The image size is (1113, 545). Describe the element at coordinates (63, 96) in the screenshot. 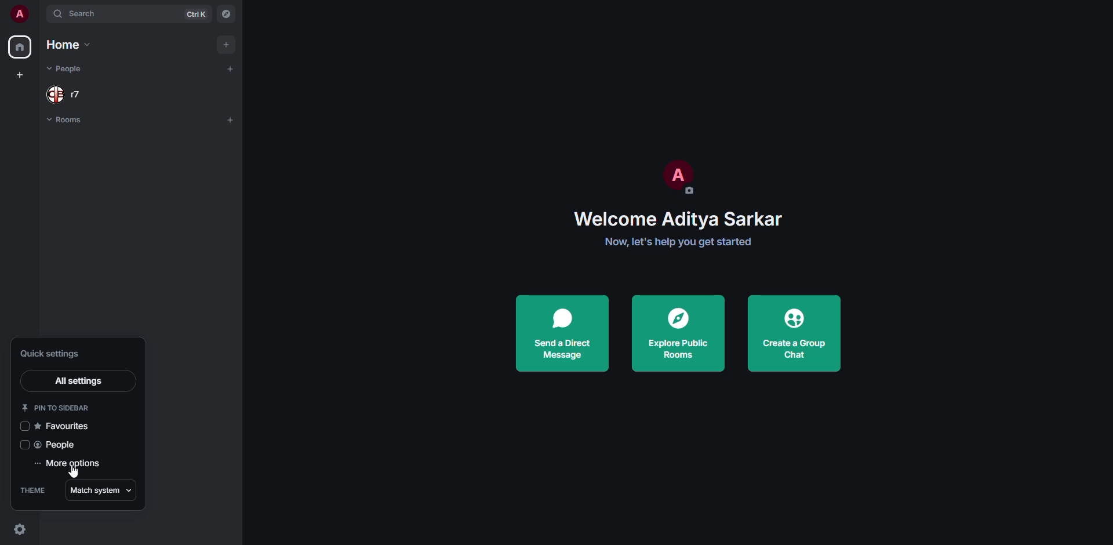

I see `people` at that location.